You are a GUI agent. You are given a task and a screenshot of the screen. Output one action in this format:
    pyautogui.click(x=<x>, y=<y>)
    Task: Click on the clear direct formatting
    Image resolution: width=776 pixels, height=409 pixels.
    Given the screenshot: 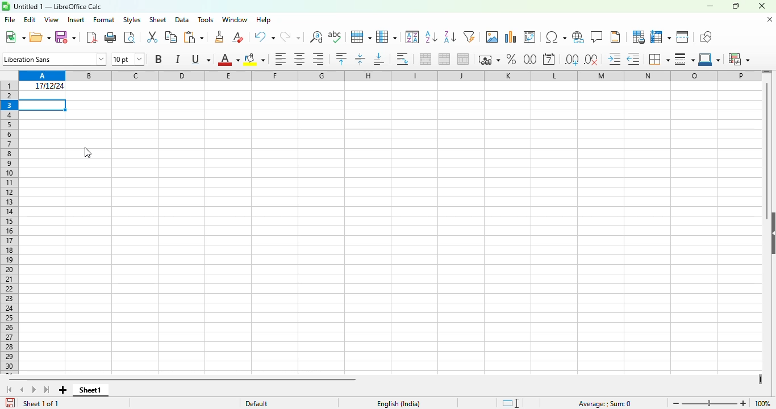 What is the action you would take?
    pyautogui.click(x=237, y=37)
    